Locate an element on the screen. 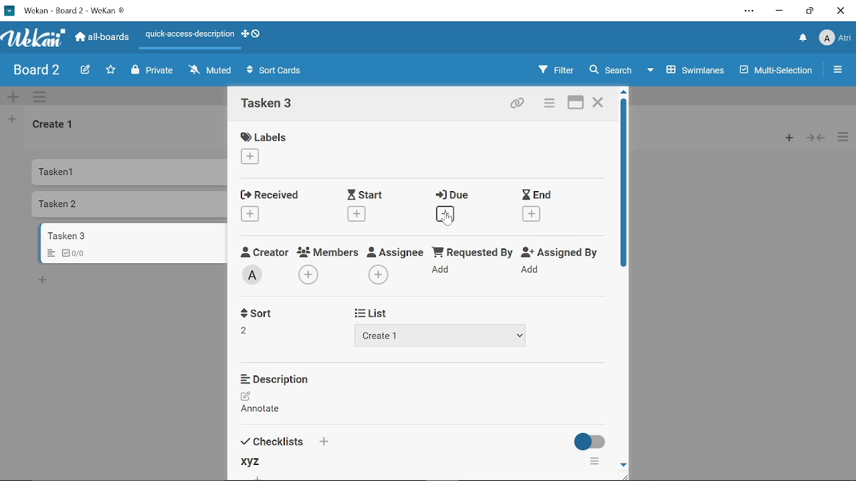  Settings and more is located at coordinates (749, 11).